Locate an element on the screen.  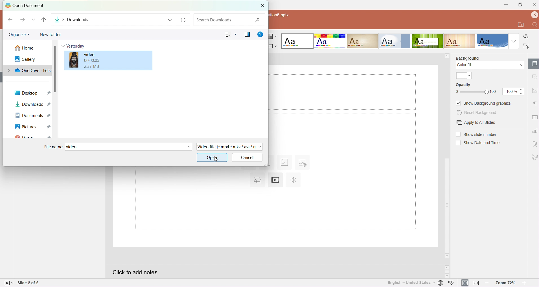
Theme color is located at coordinates (463, 75).